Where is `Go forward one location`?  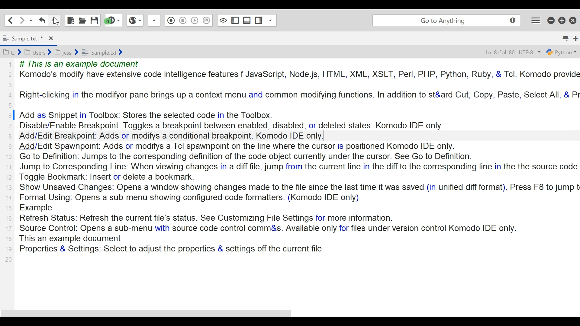
Go forward one location is located at coordinates (21, 20).